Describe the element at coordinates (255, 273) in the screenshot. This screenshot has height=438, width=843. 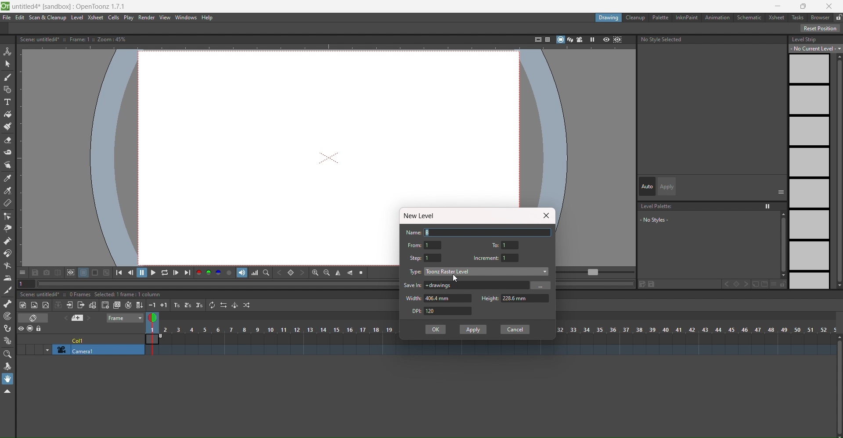
I see `histogram ` at that location.